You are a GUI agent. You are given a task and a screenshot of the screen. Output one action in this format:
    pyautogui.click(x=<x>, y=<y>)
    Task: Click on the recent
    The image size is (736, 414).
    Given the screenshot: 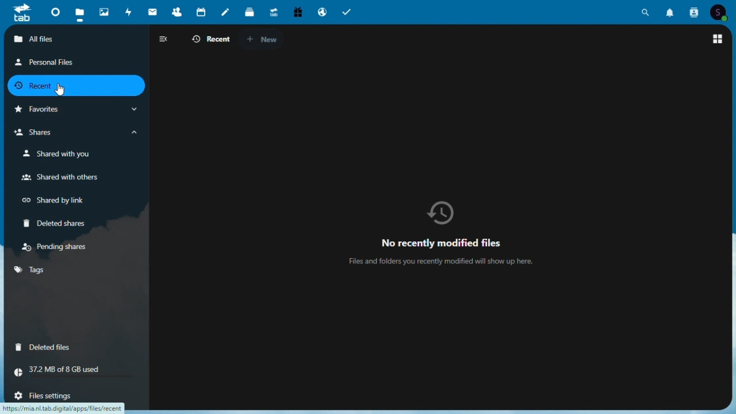 What is the action you would take?
    pyautogui.click(x=209, y=40)
    